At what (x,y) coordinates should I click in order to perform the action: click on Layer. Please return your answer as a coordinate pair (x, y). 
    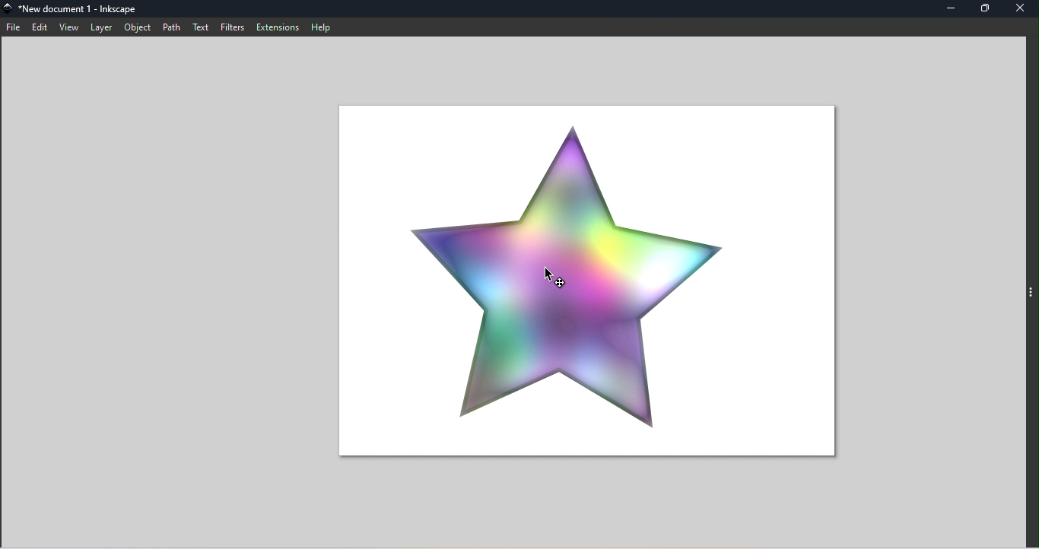
    Looking at the image, I should click on (100, 28).